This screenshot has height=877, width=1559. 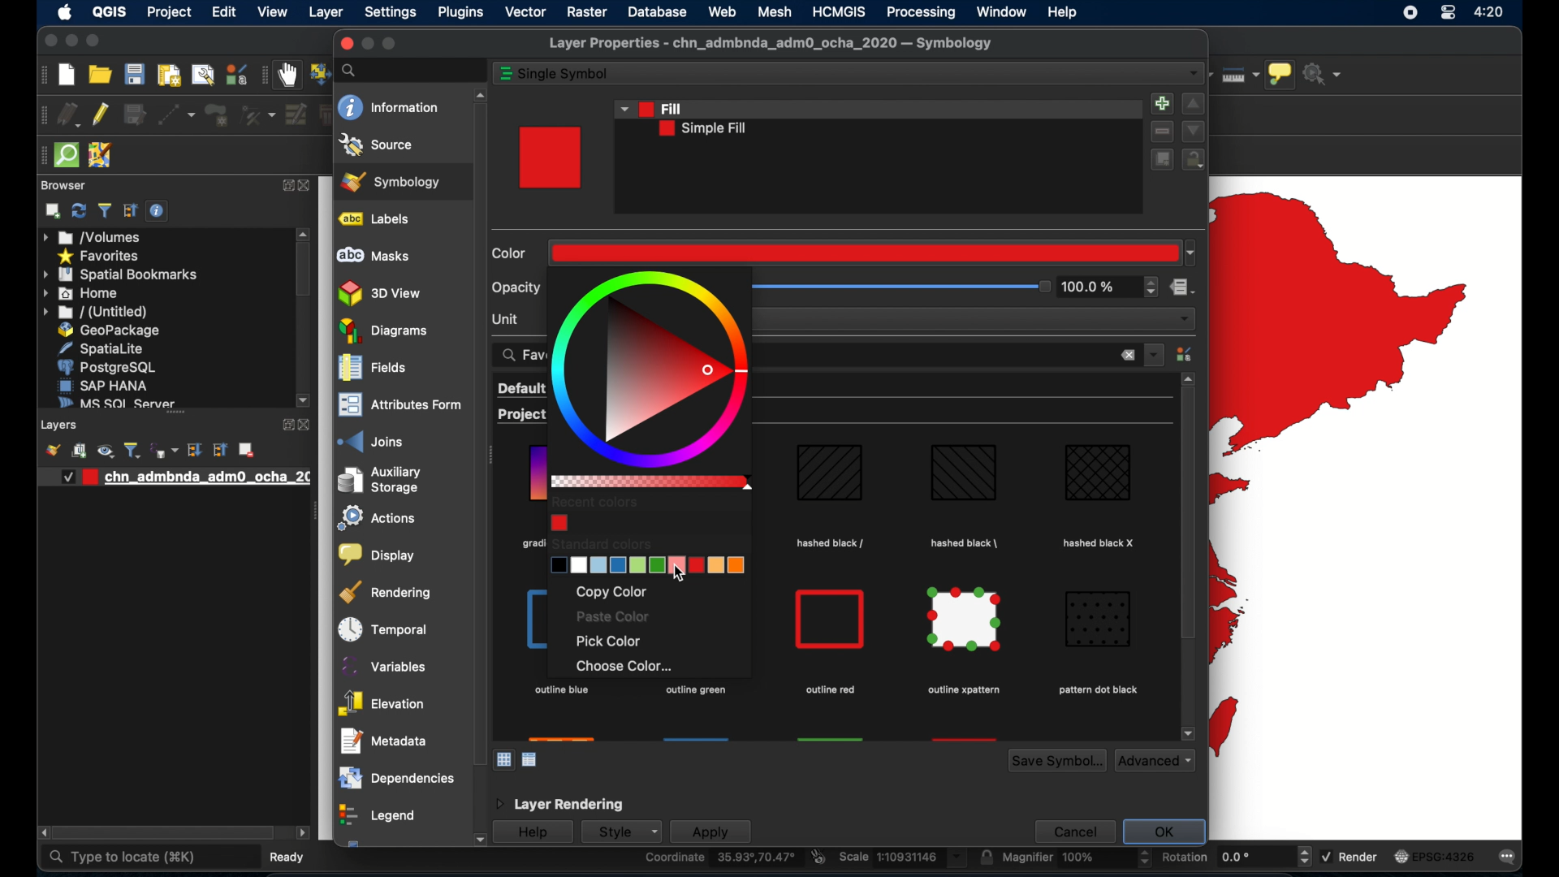 What do you see at coordinates (830, 690) in the screenshot?
I see `outline red` at bounding box center [830, 690].